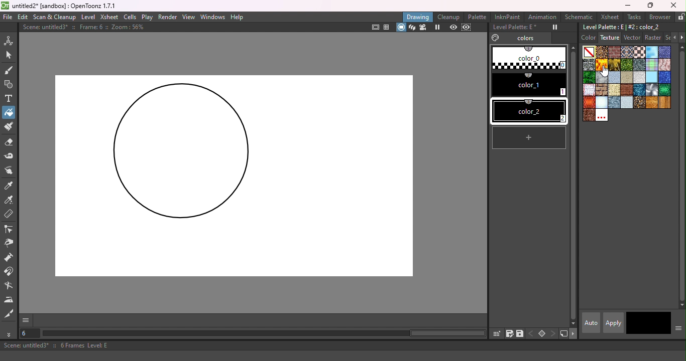 The image size is (686, 361). What do you see at coordinates (130, 17) in the screenshot?
I see `Cells` at bounding box center [130, 17].